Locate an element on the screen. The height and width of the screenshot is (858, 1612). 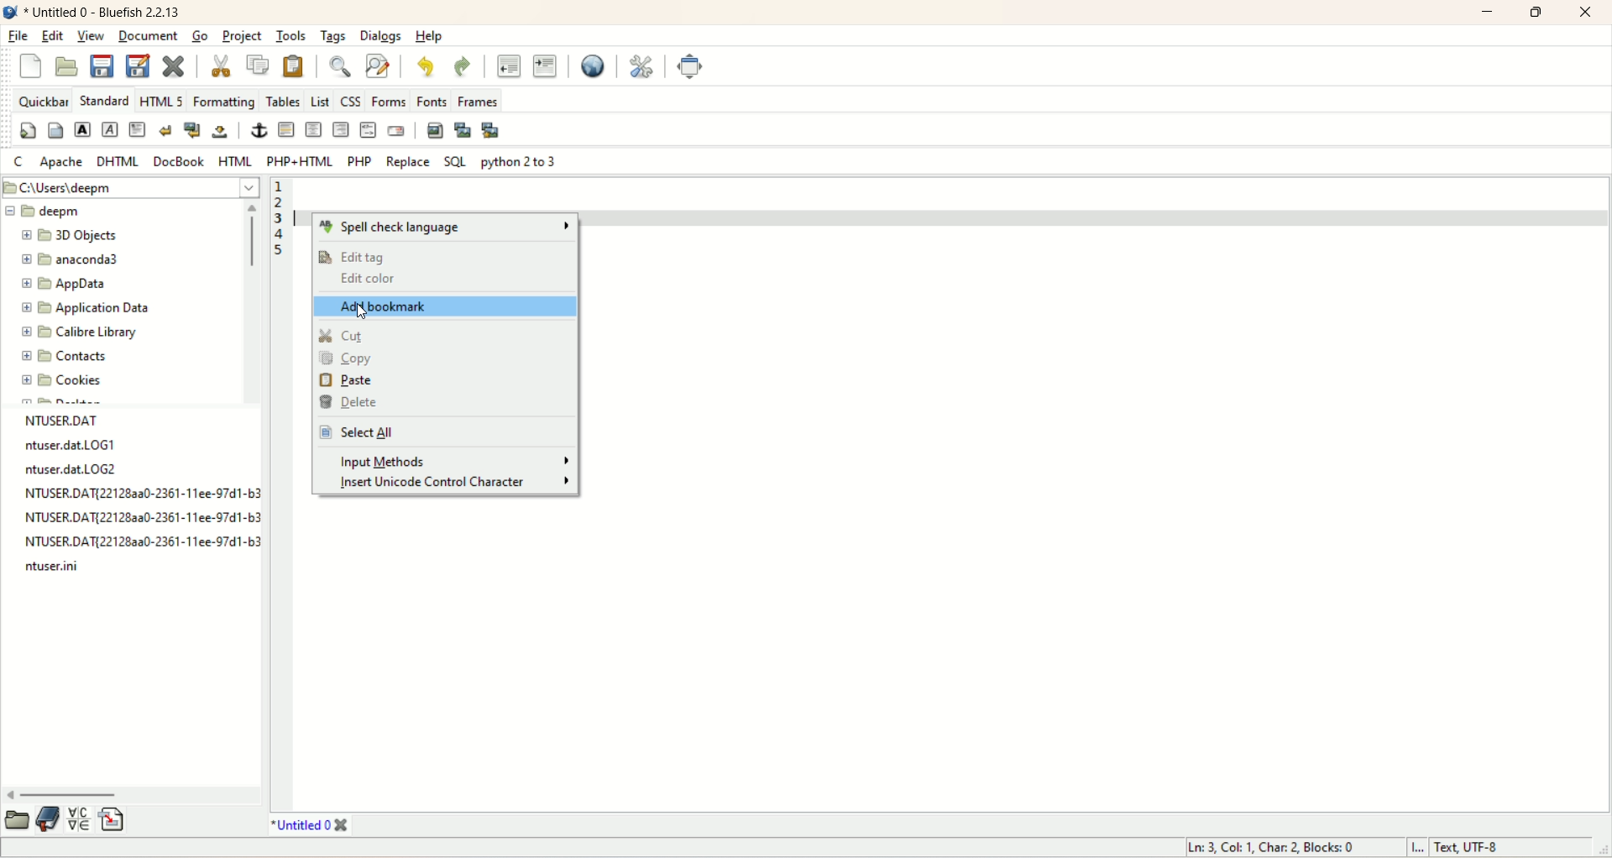
python 2 to 3 is located at coordinates (517, 162).